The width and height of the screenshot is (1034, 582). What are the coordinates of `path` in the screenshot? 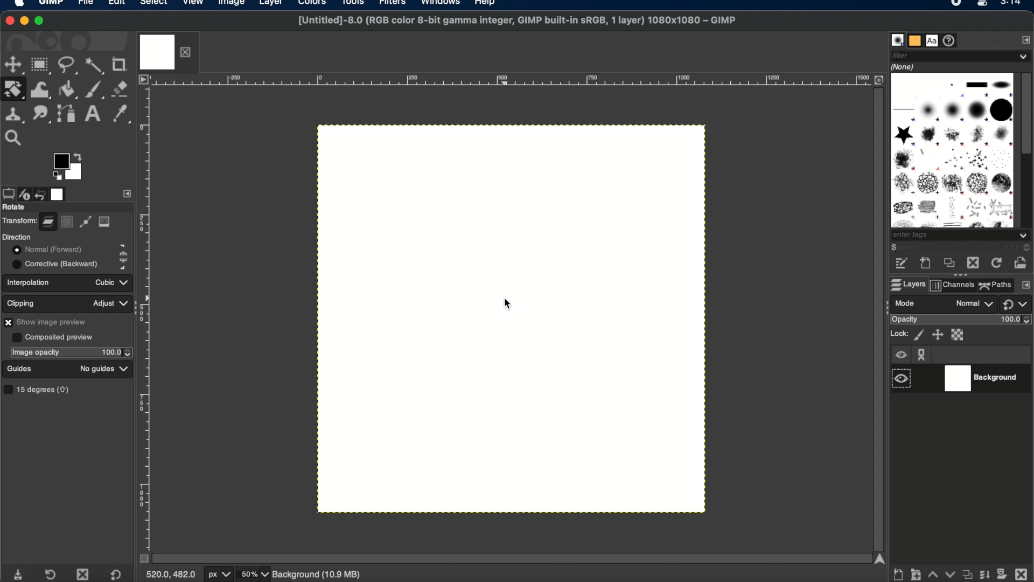 It's located at (85, 223).